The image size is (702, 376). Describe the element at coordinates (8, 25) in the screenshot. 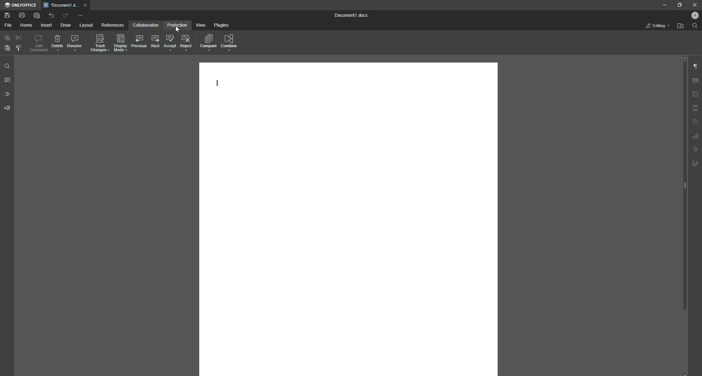

I see `File` at that location.